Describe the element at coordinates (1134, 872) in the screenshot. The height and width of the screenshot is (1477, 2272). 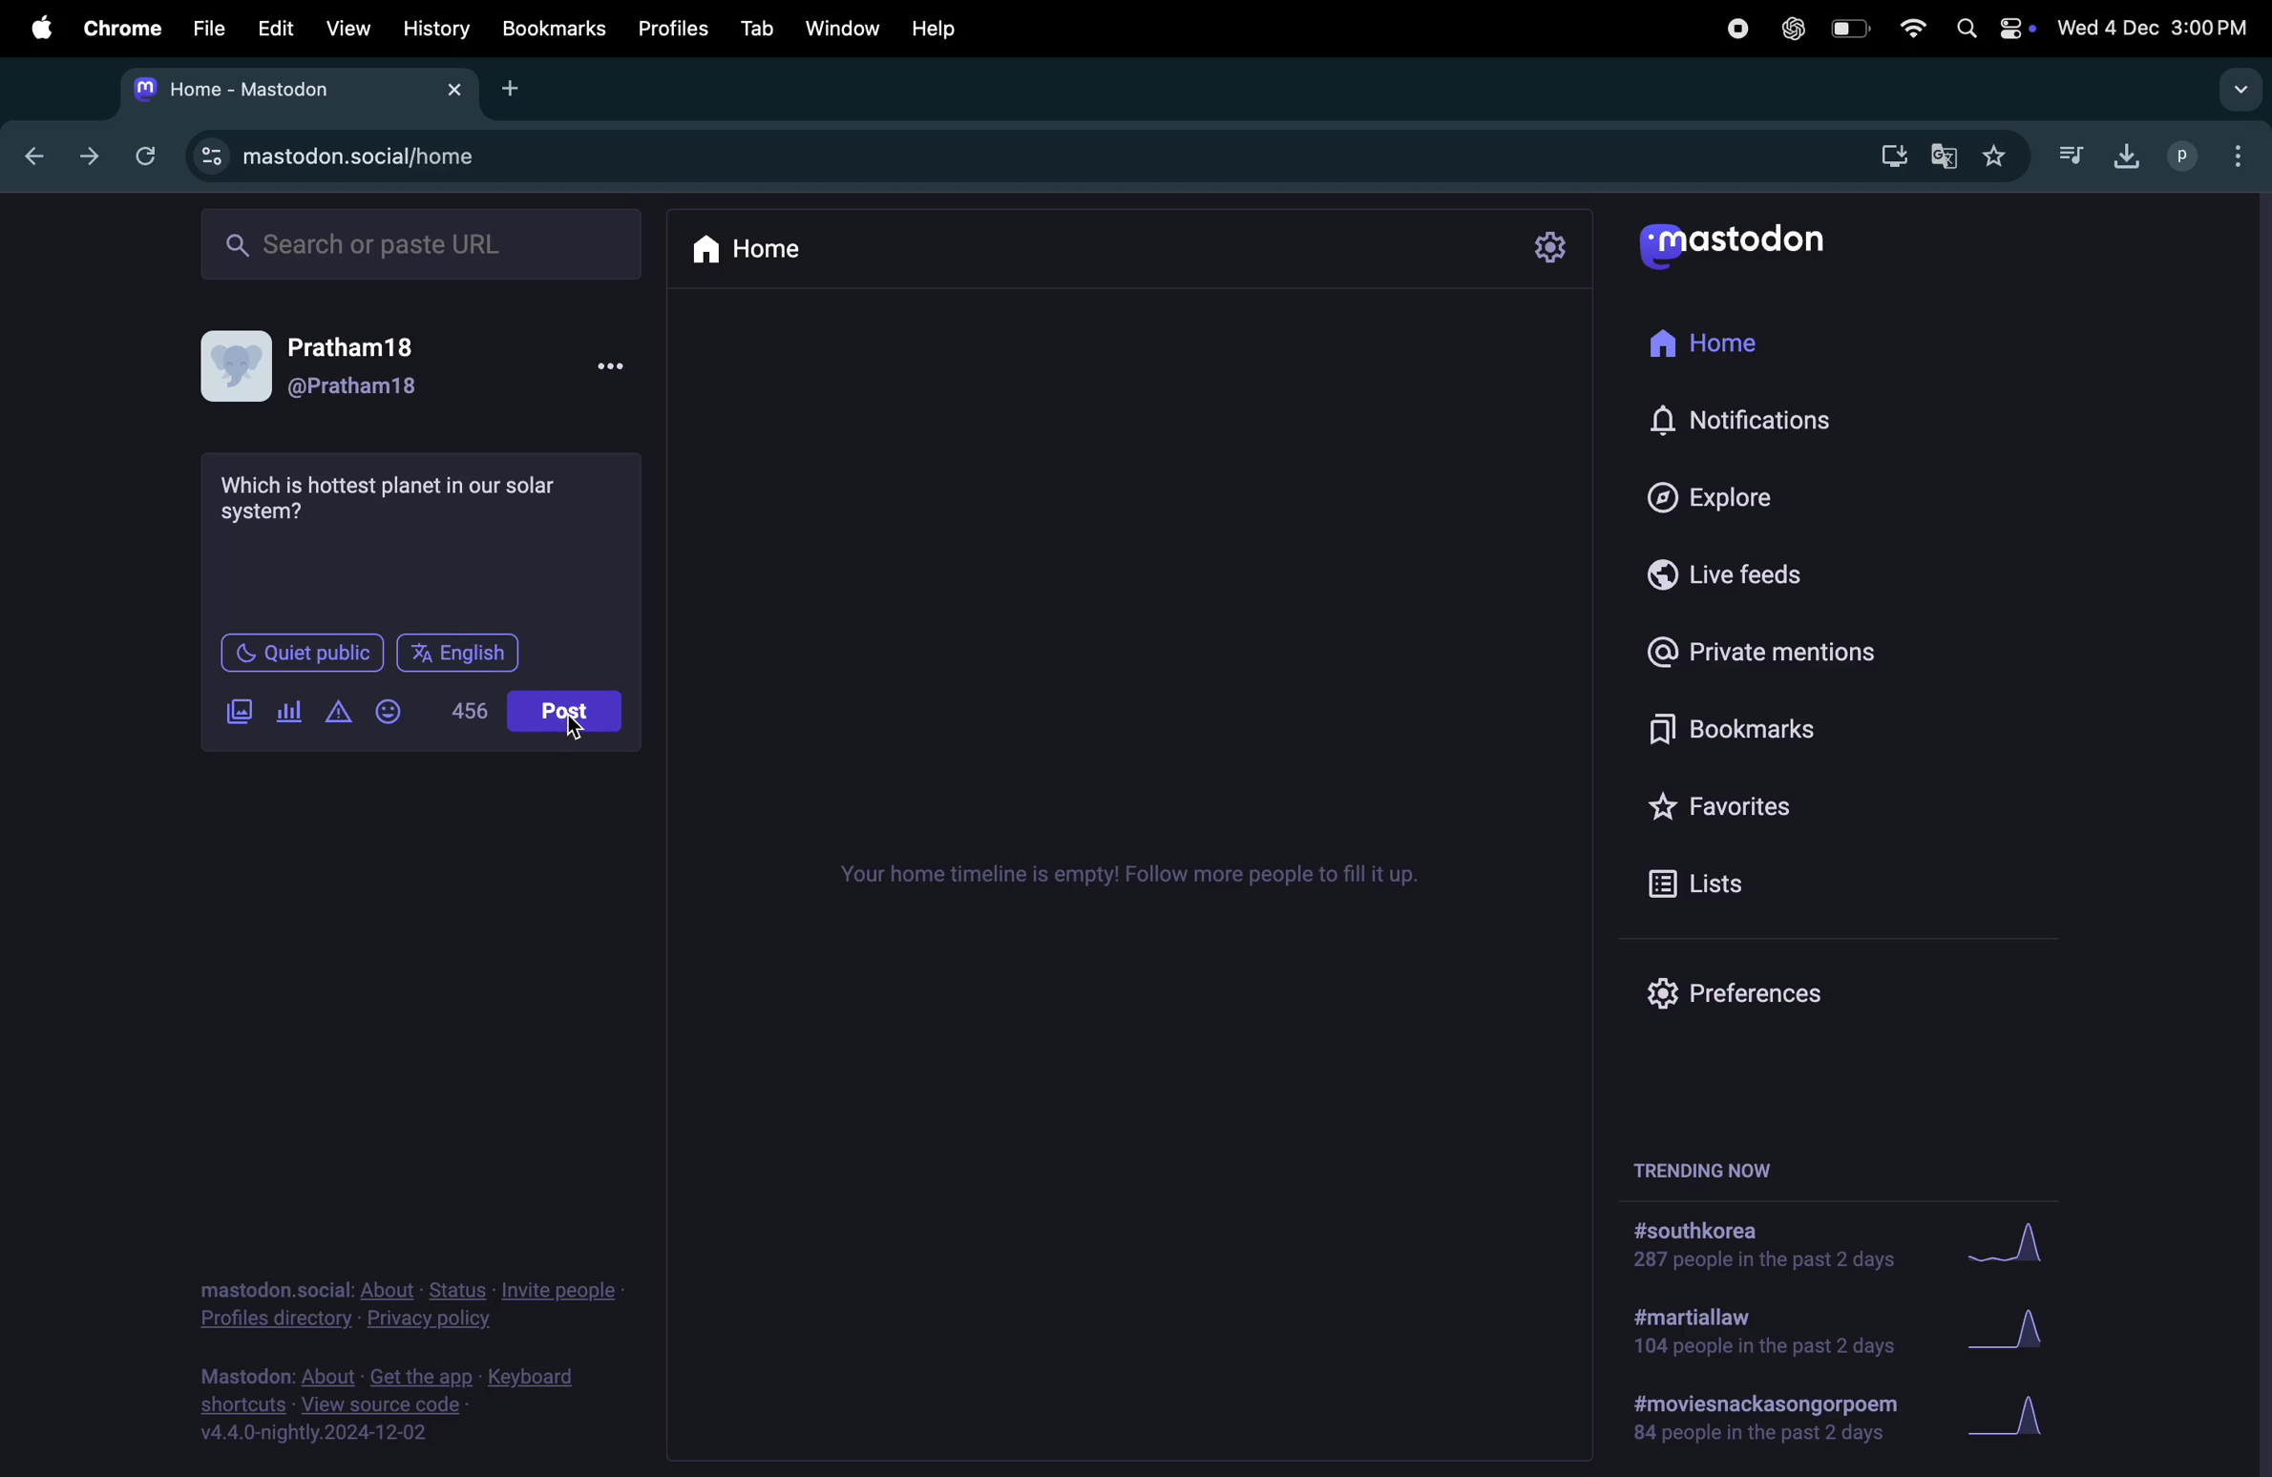
I see `Timeline` at that location.